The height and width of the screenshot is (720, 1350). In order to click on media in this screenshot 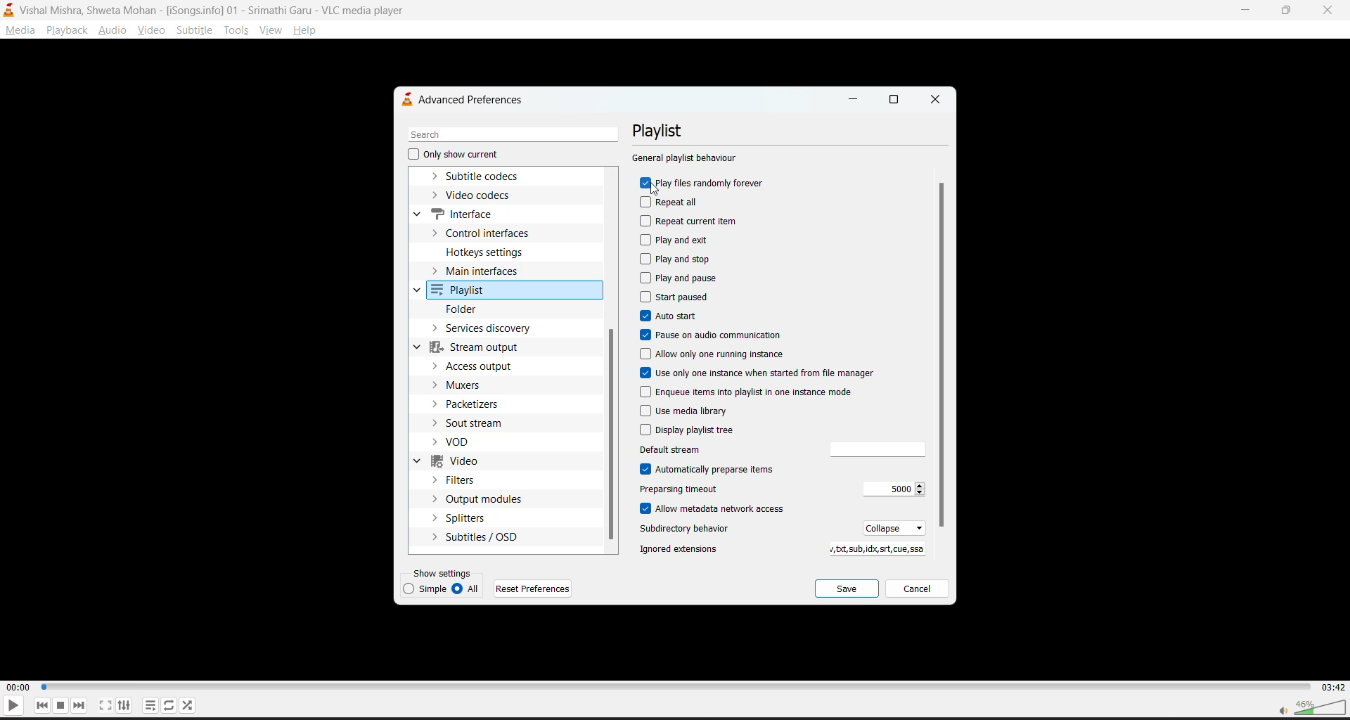, I will do `click(18, 29)`.